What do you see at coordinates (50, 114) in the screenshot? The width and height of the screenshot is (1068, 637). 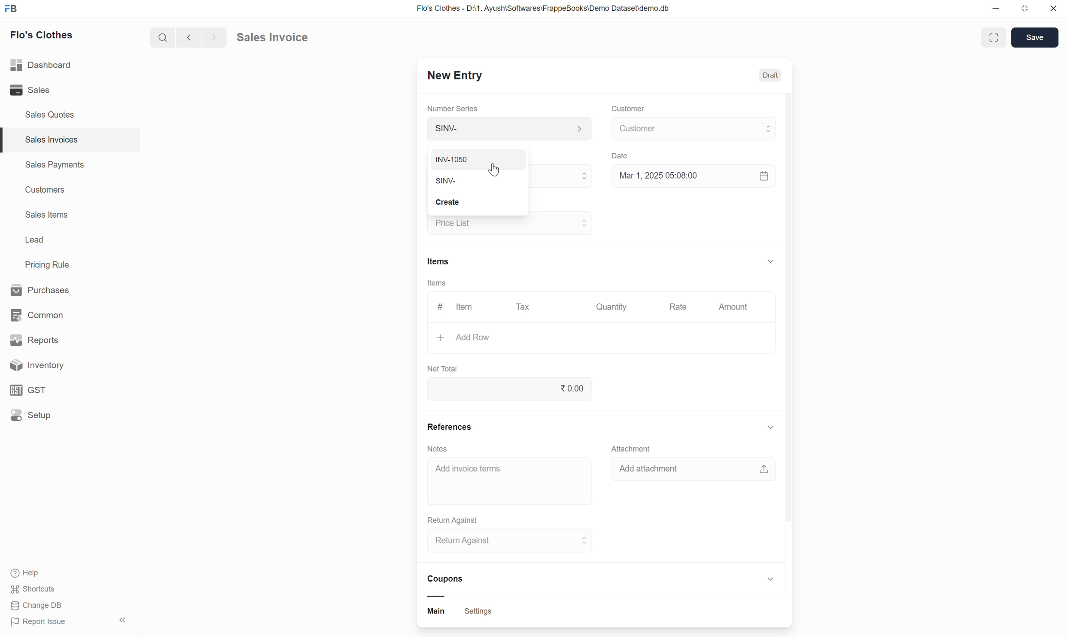 I see `Sales Quotes` at bounding box center [50, 114].